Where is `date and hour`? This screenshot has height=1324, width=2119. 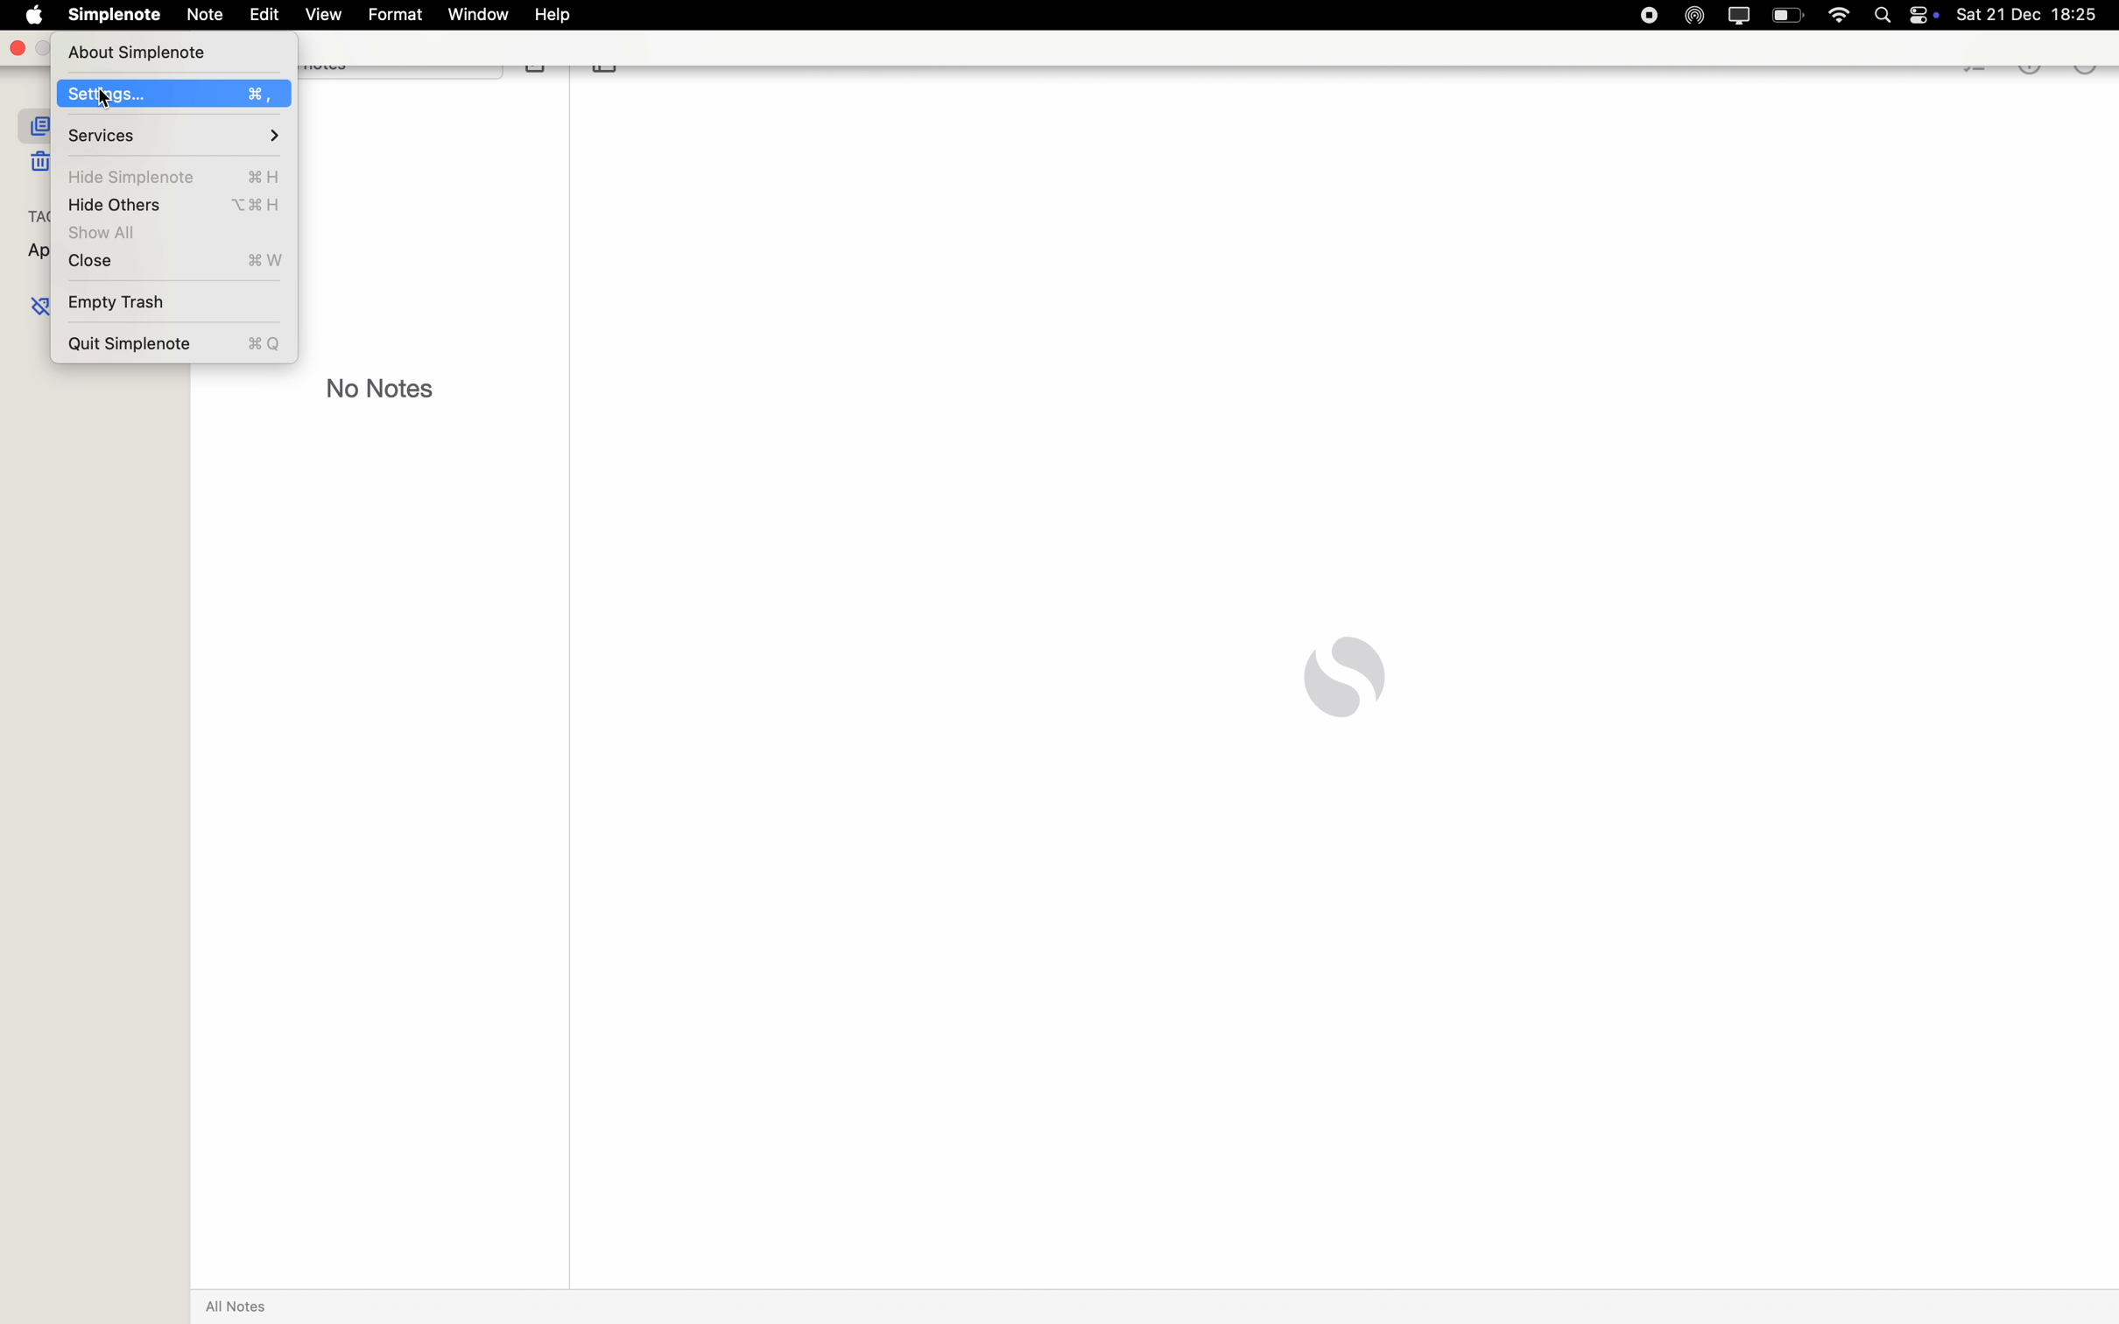
date and hour is located at coordinates (2028, 13).